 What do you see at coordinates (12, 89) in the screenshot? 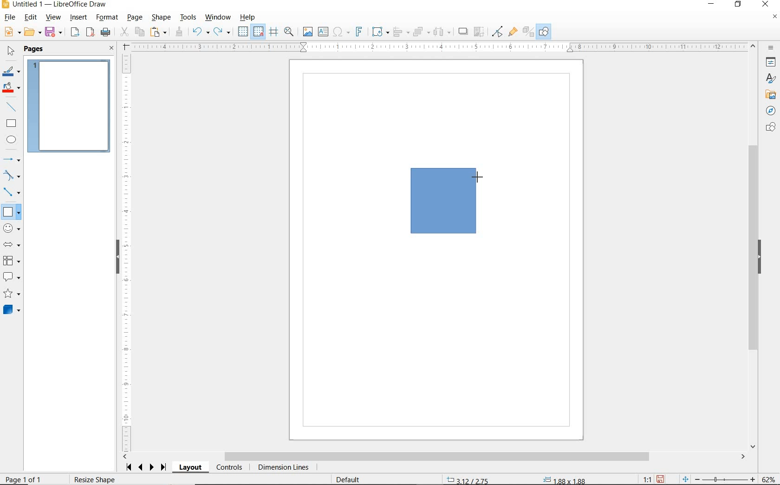
I see `FILL COLOR` at bounding box center [12, 89].